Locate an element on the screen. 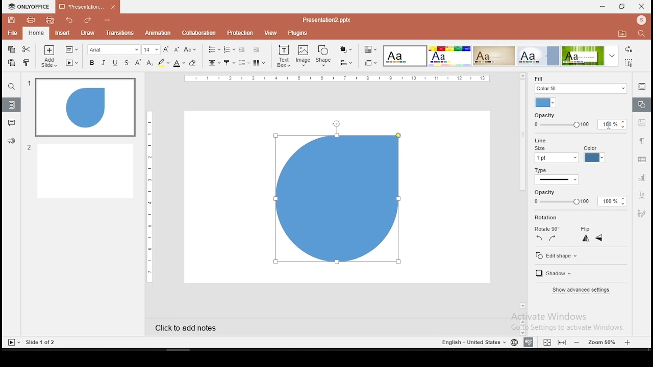 The height and width of the screenshot is (367, 653). animation is located at coordinates (159, 33).